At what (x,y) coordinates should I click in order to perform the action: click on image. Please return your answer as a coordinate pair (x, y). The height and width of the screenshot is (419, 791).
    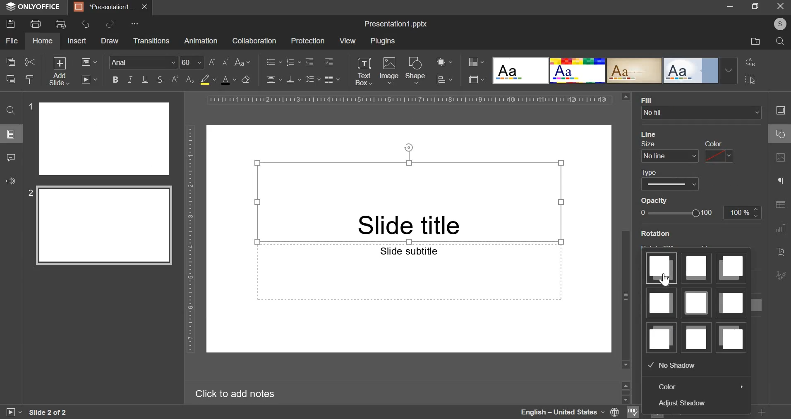
    Looking at the image, I should click on (389, 69).